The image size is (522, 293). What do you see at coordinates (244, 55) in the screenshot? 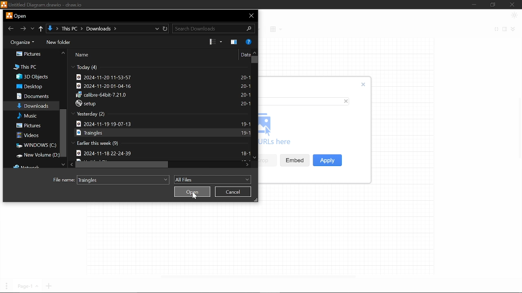
I see `Date` at bounding box center [244, 55].